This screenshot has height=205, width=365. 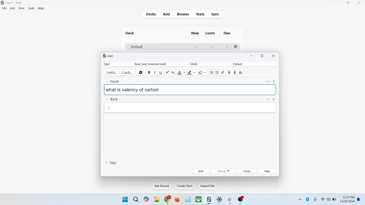 I want to click on help, so click(x=41, y=9).